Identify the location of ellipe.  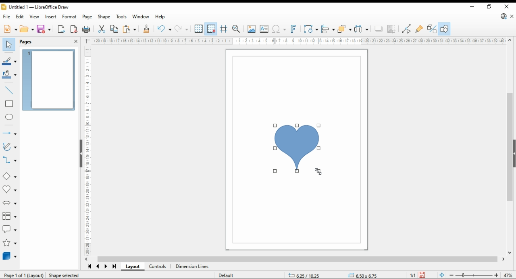
(10, 117).